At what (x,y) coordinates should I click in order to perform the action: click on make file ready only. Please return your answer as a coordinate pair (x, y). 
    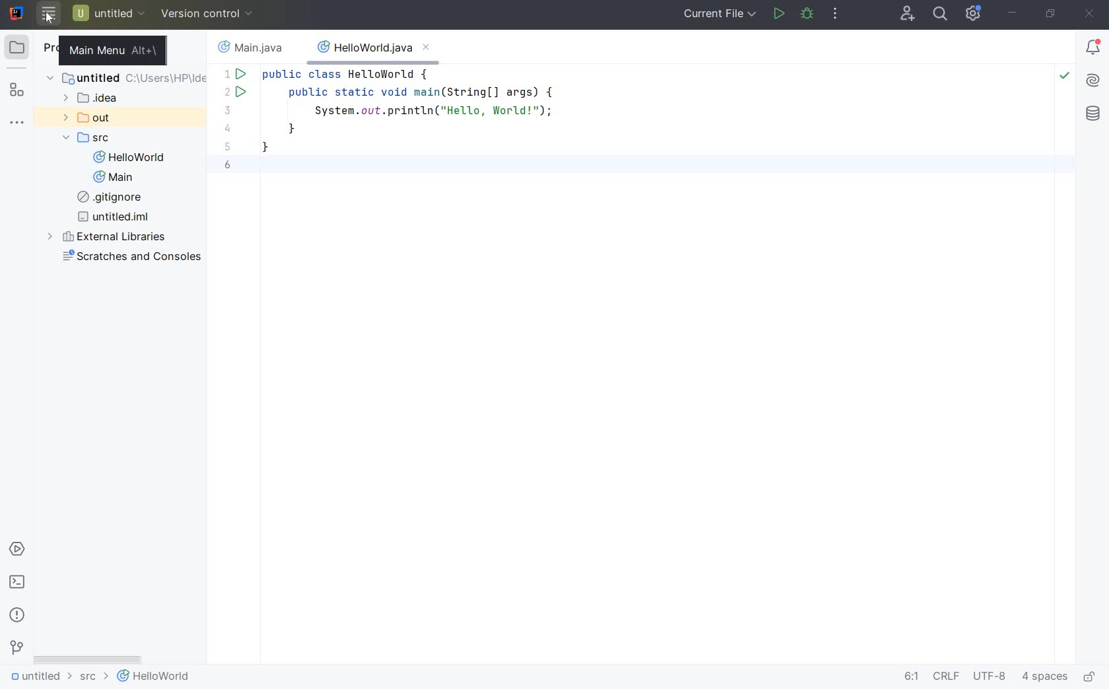
    Looking at the image, I should click on (1091, 677).